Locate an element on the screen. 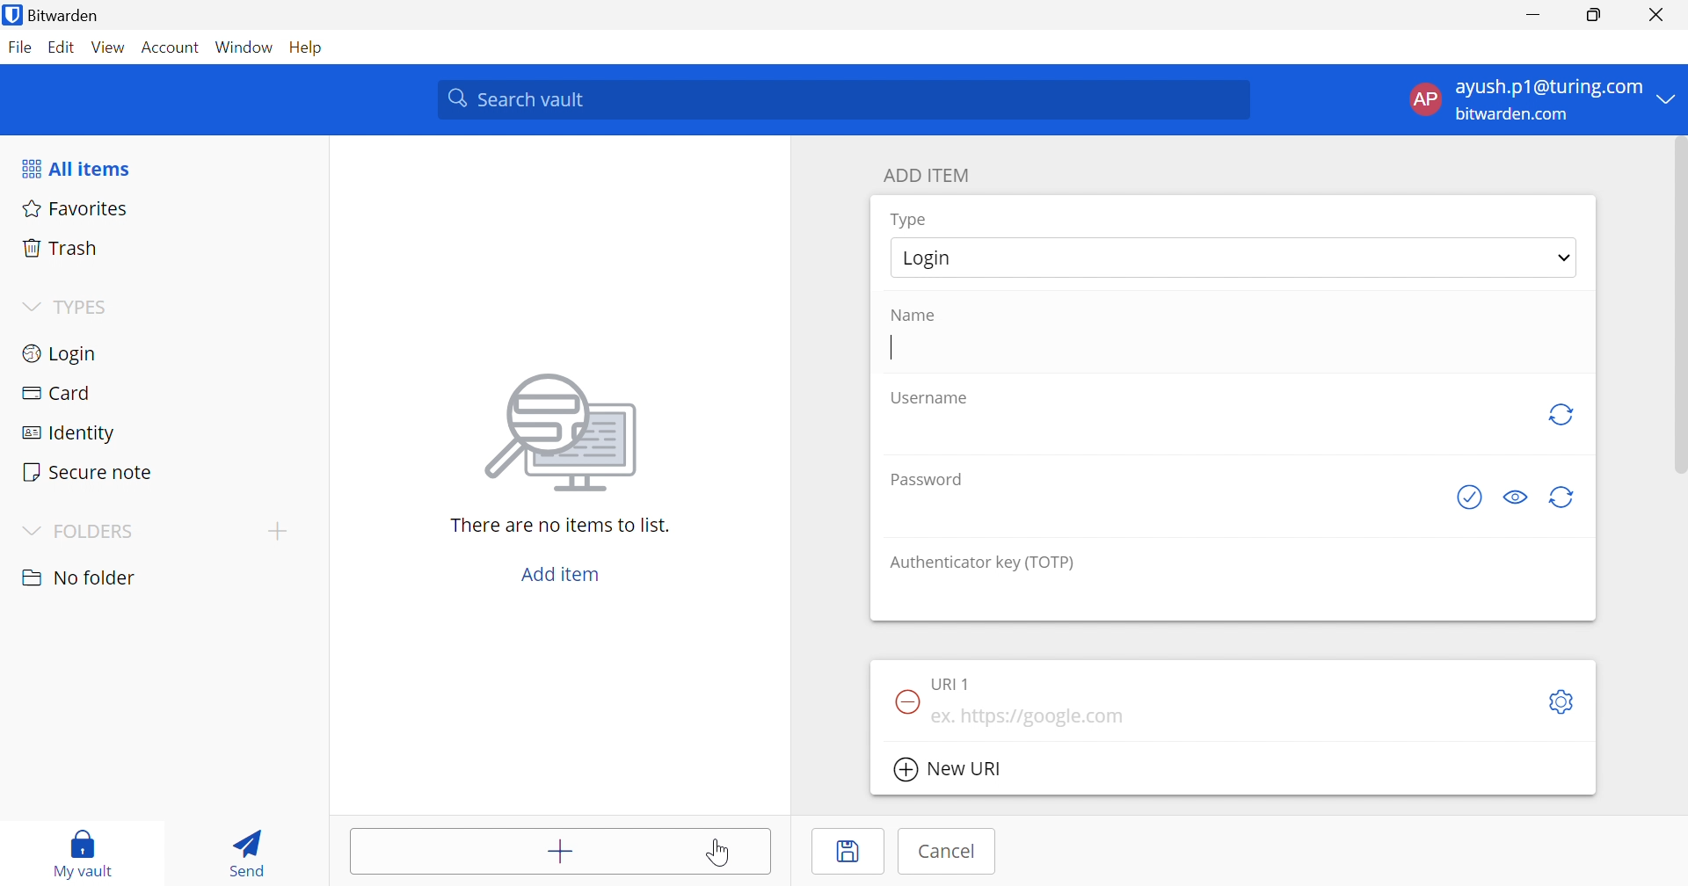 Image resolution: width=1688 pixels, height=886 pixels. Help is located at coordinates (303, 47).